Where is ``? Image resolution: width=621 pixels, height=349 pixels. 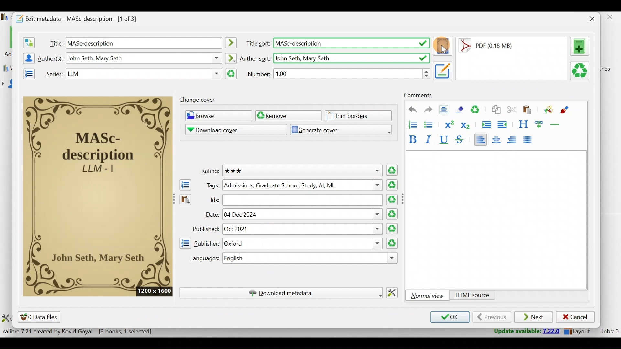
 is located at coordinates (404, 198).